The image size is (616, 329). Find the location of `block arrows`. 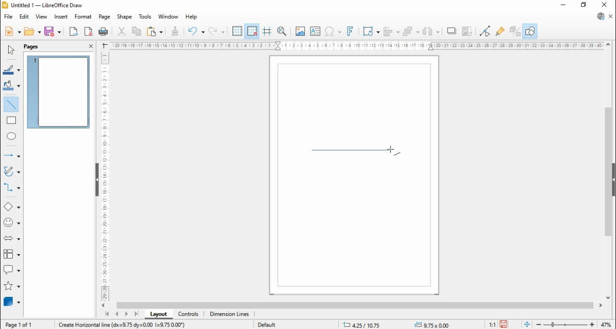

block arrows is located at coordinates (12, 239).